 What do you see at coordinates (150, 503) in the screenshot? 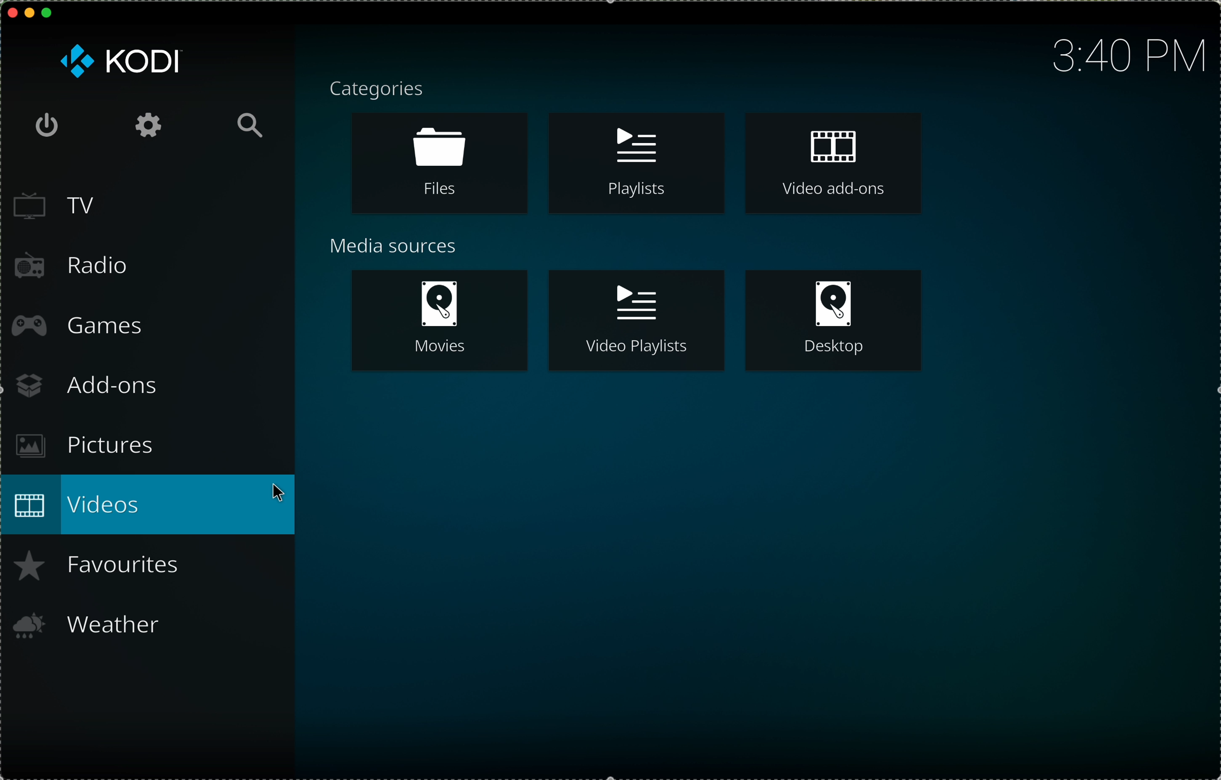
I see `click on videos` at bounding box center [150, 503].